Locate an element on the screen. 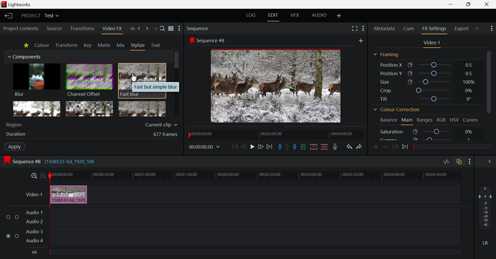 The image size is (496, 259). Scroll Bar is located at coordinates (490, 95).